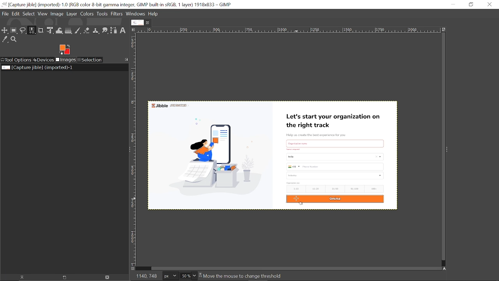 The height and width of the screenshot is (281, 499). What do you see at coordinates (64, 277) in the screenshot?
I see `new display for this image ` at bounding box center [64, 277].